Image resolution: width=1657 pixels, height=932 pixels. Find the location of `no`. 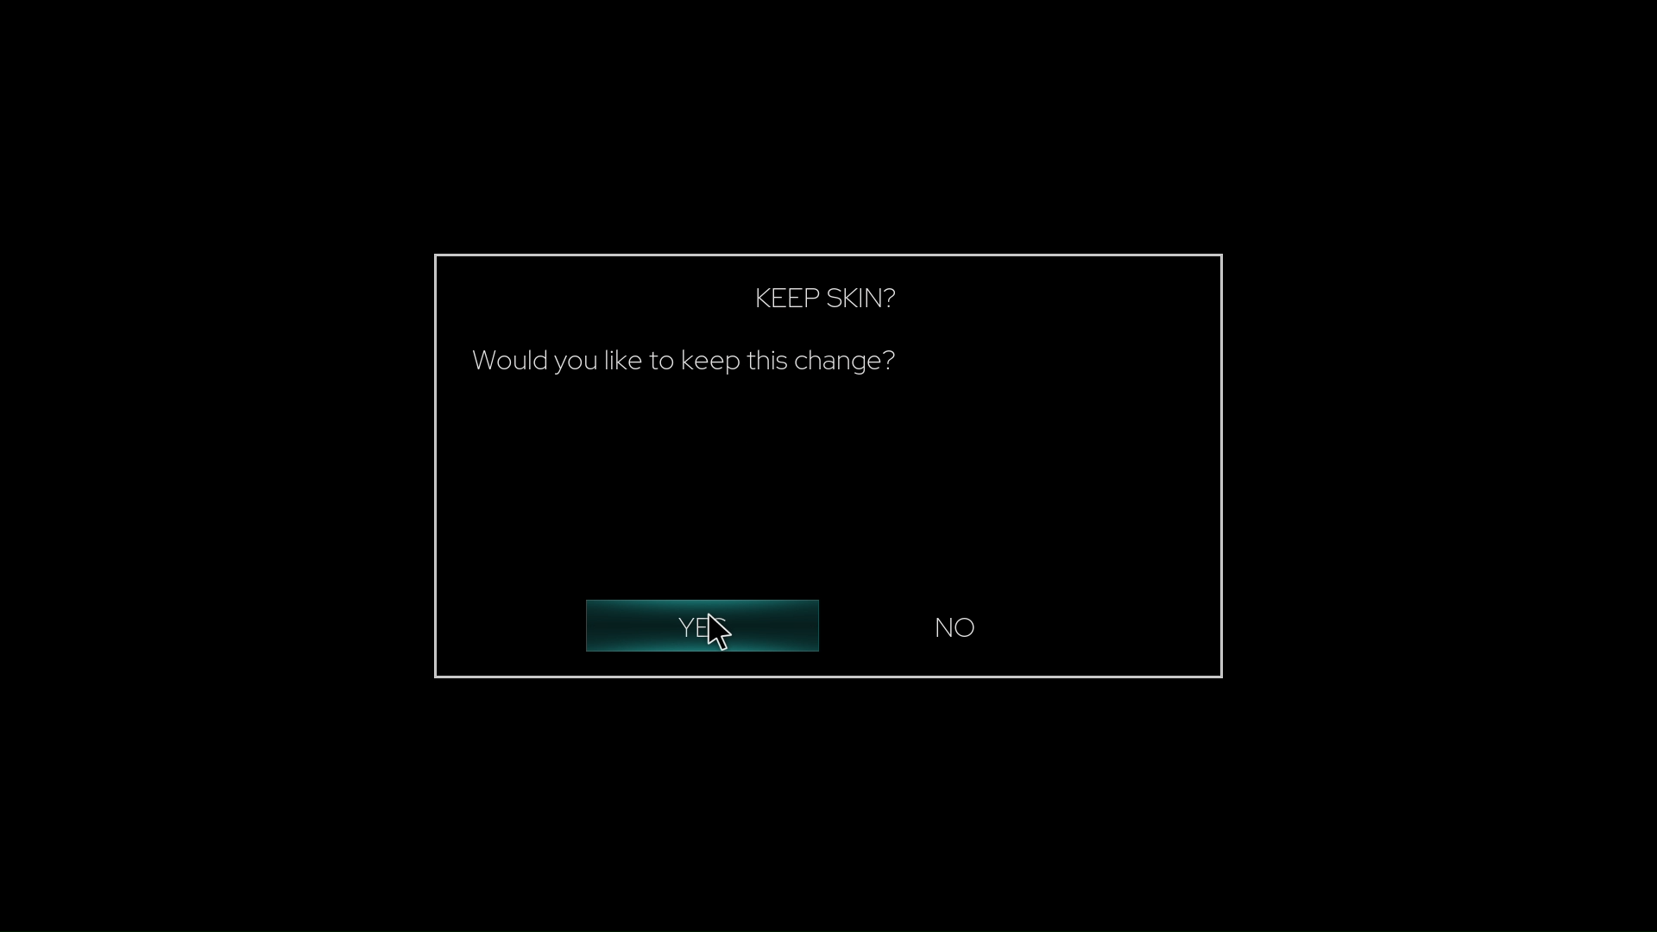

no is located at coordinates (963, 625).